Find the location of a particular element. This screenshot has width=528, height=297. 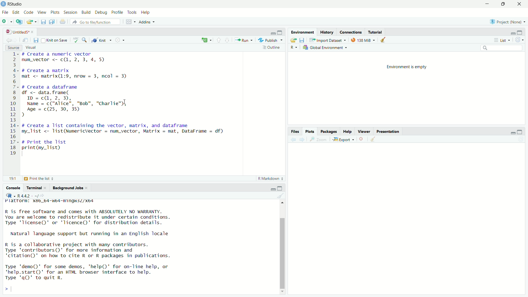

back is located at coordinates (9, 40).